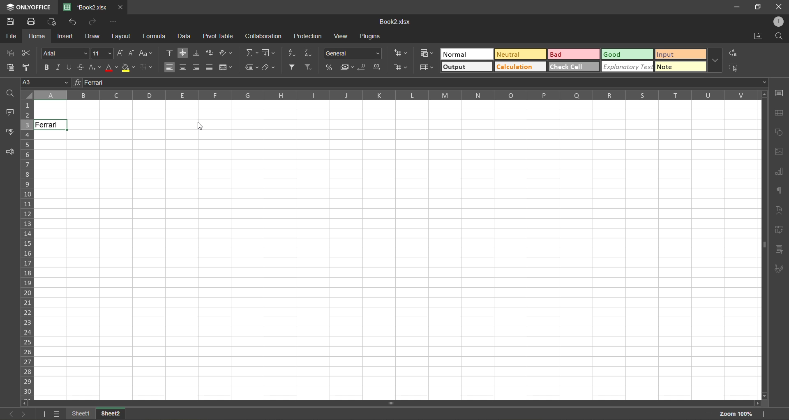  I want to click on align right, so click(197, 67).